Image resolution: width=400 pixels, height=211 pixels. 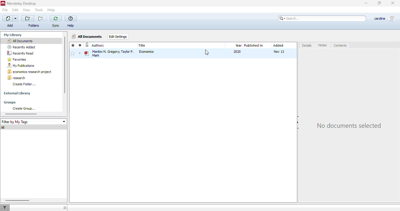 What do you see at coordinates (348, 126) in the screenshot?
I see `no documents selected` at bounding box center [348, 126].